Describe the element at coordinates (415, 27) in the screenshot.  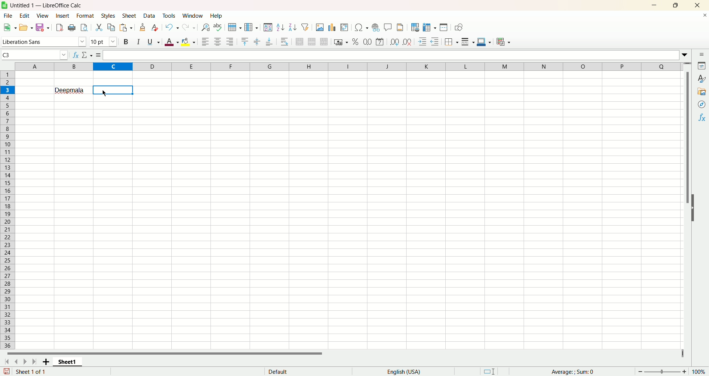
I see `Define print area` at that location.